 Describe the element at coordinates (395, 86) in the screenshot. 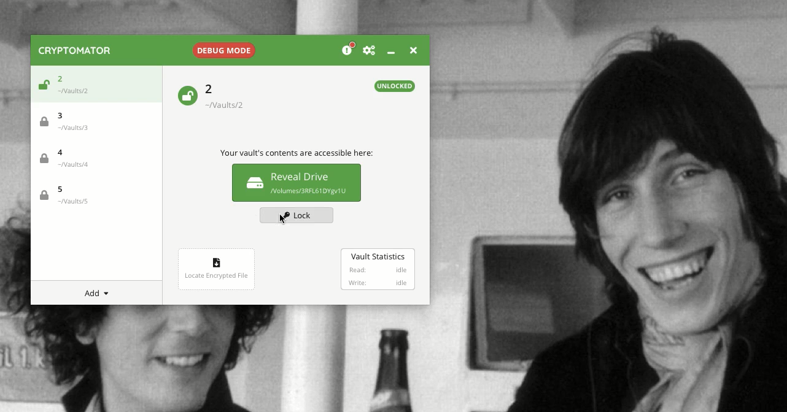

I see `Unlocked` at that location.